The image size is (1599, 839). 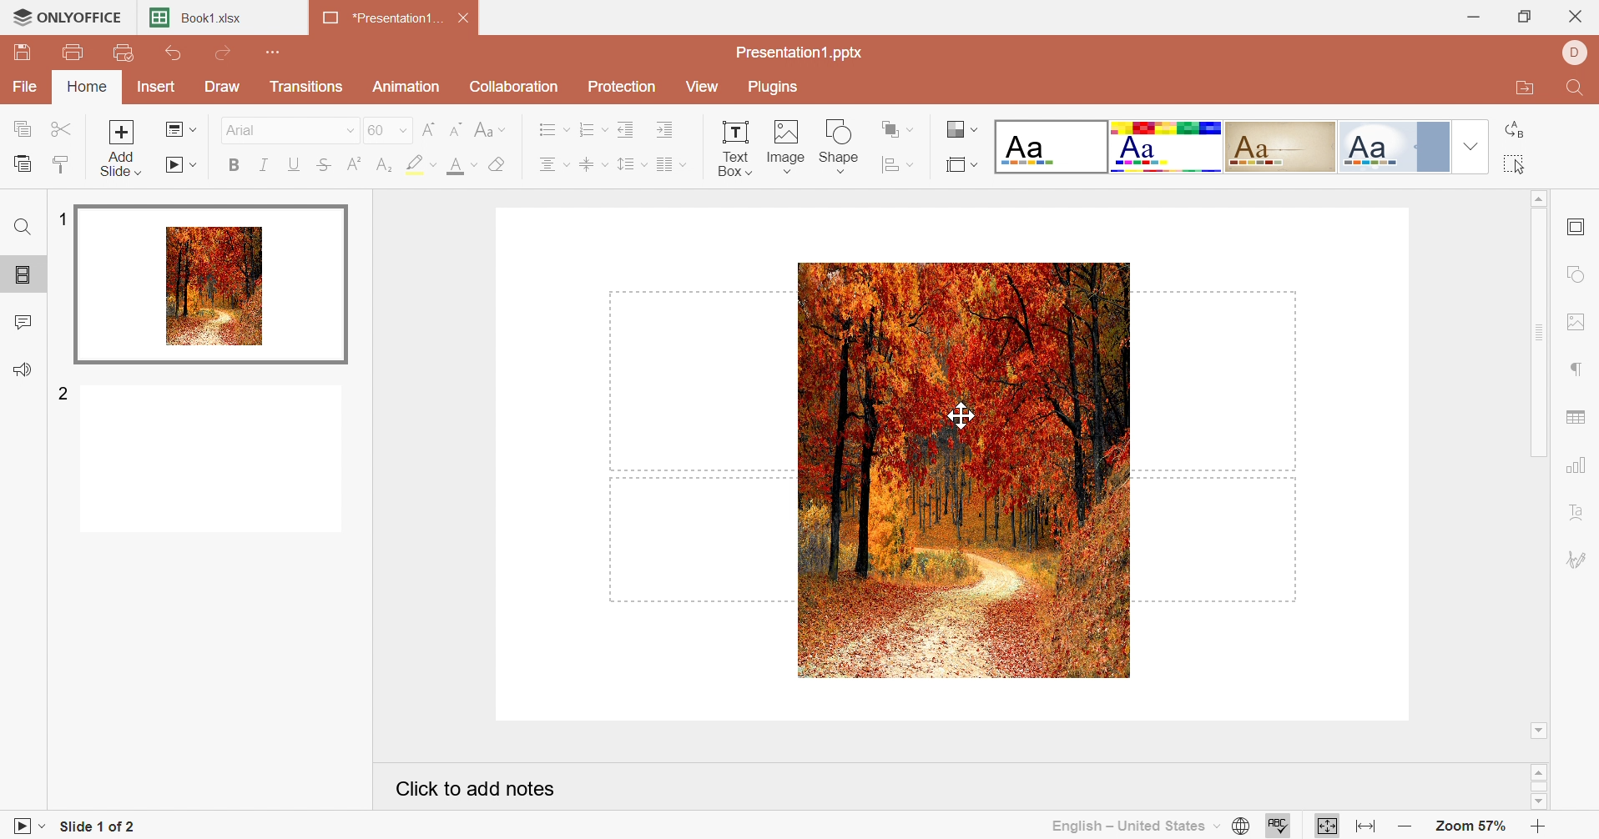 What do you see at coordinates (1053, 146) in the screenshot?
I see `Blank` at bounding box center [1053, 146].